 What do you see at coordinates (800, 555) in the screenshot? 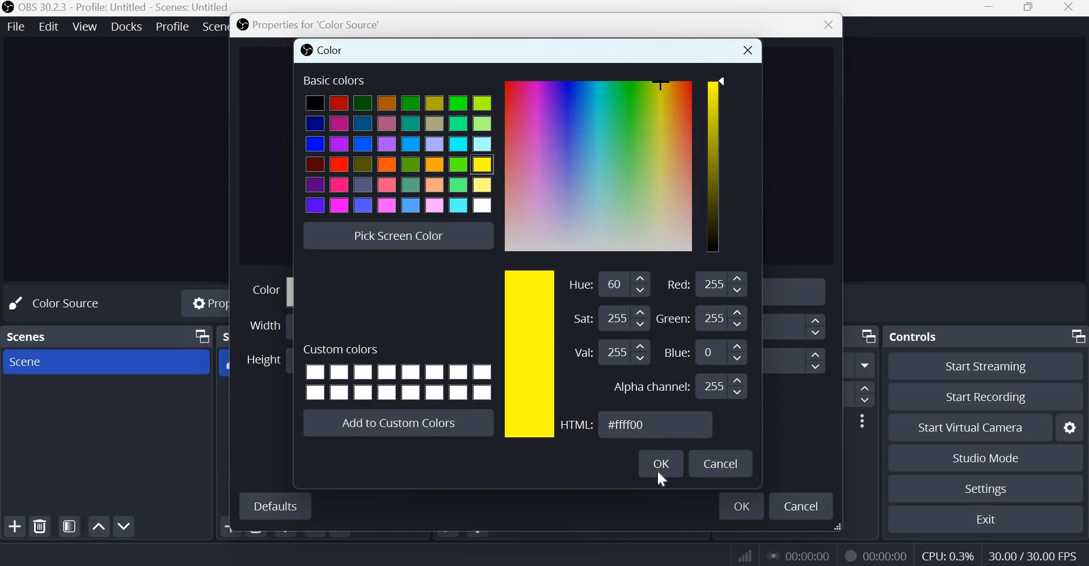
I see `Live Duration Timer` at bounding box center [800, 555].